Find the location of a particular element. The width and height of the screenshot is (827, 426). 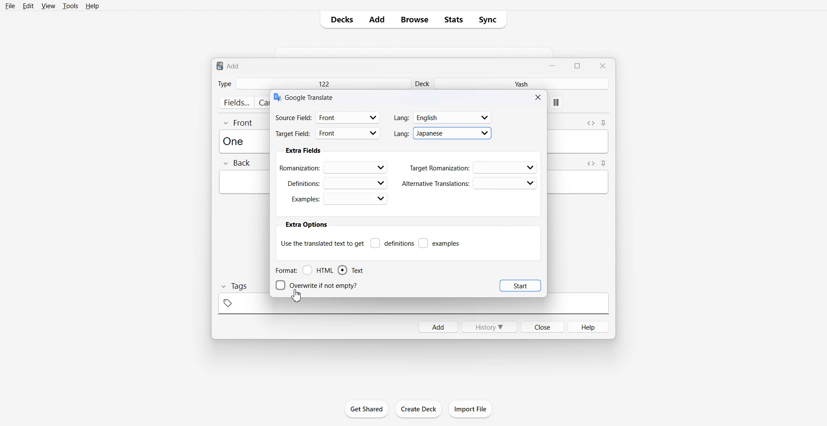

tag space is located at coordinates (413, 306).